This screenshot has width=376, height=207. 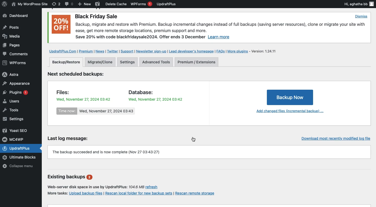 I want to click on Rescan remote storage, so click(x=196, y=193).